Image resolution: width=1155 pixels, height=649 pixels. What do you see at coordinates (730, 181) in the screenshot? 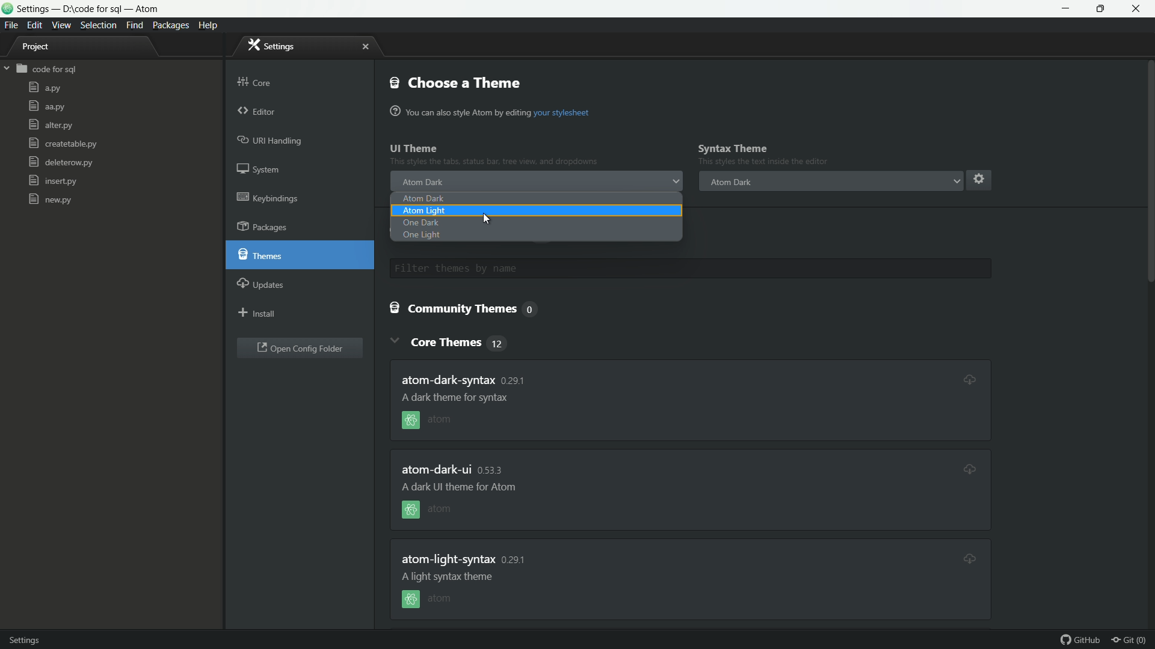
I see `atom dark` at bounding box center [730, 181].